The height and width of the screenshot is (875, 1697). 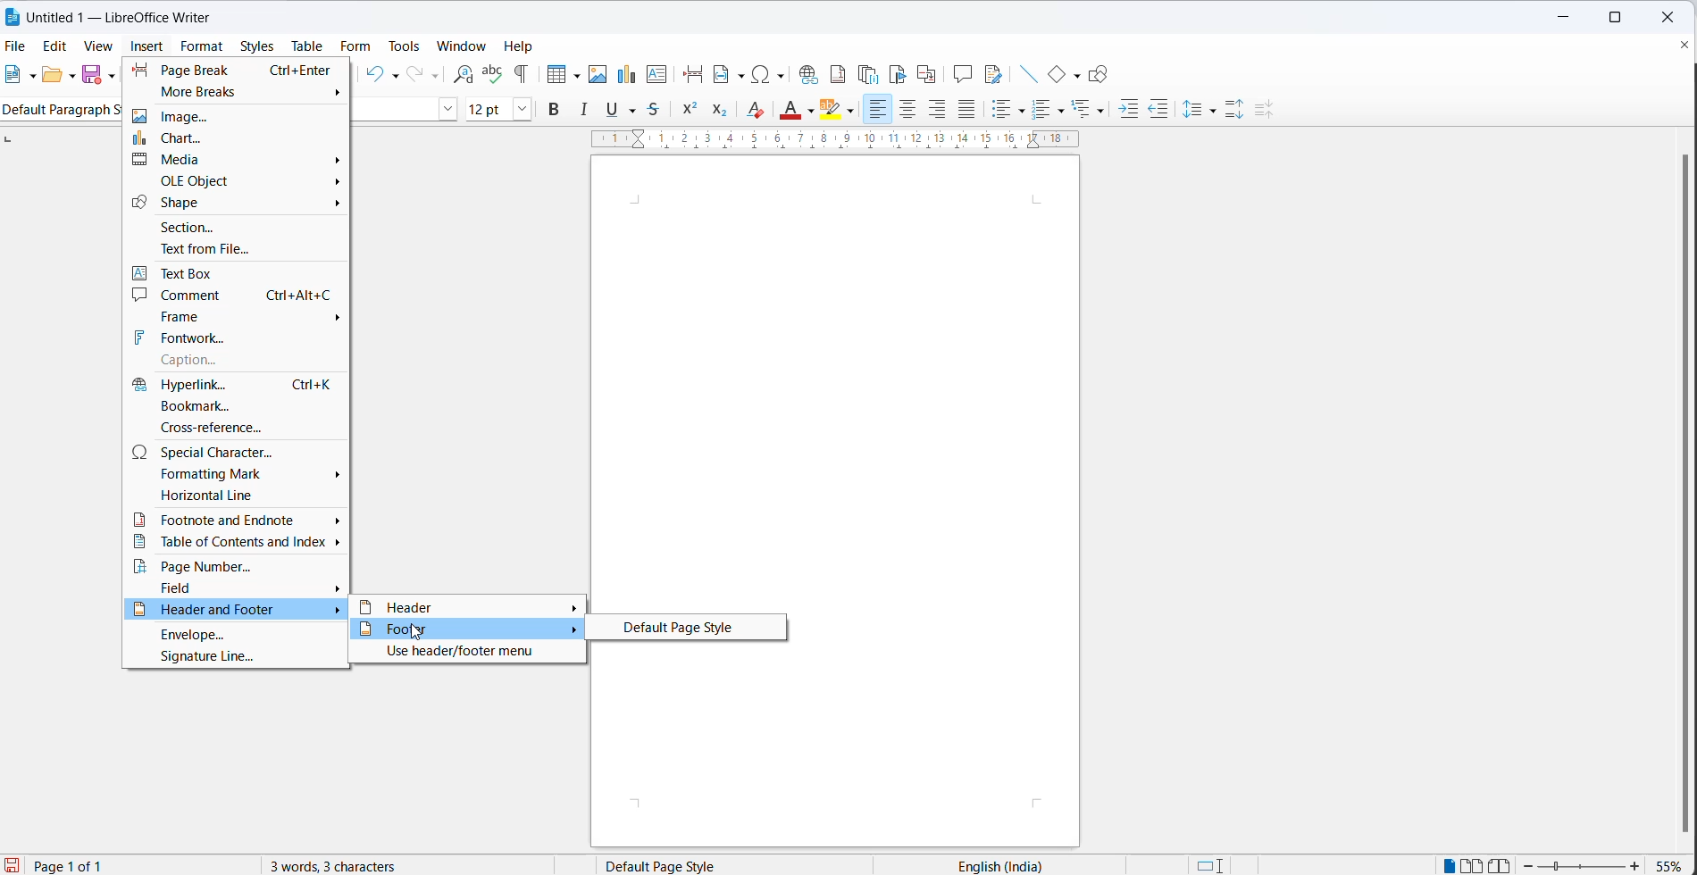 I want to click on decrease paragraph spacing, so click(x=1267, y=108).